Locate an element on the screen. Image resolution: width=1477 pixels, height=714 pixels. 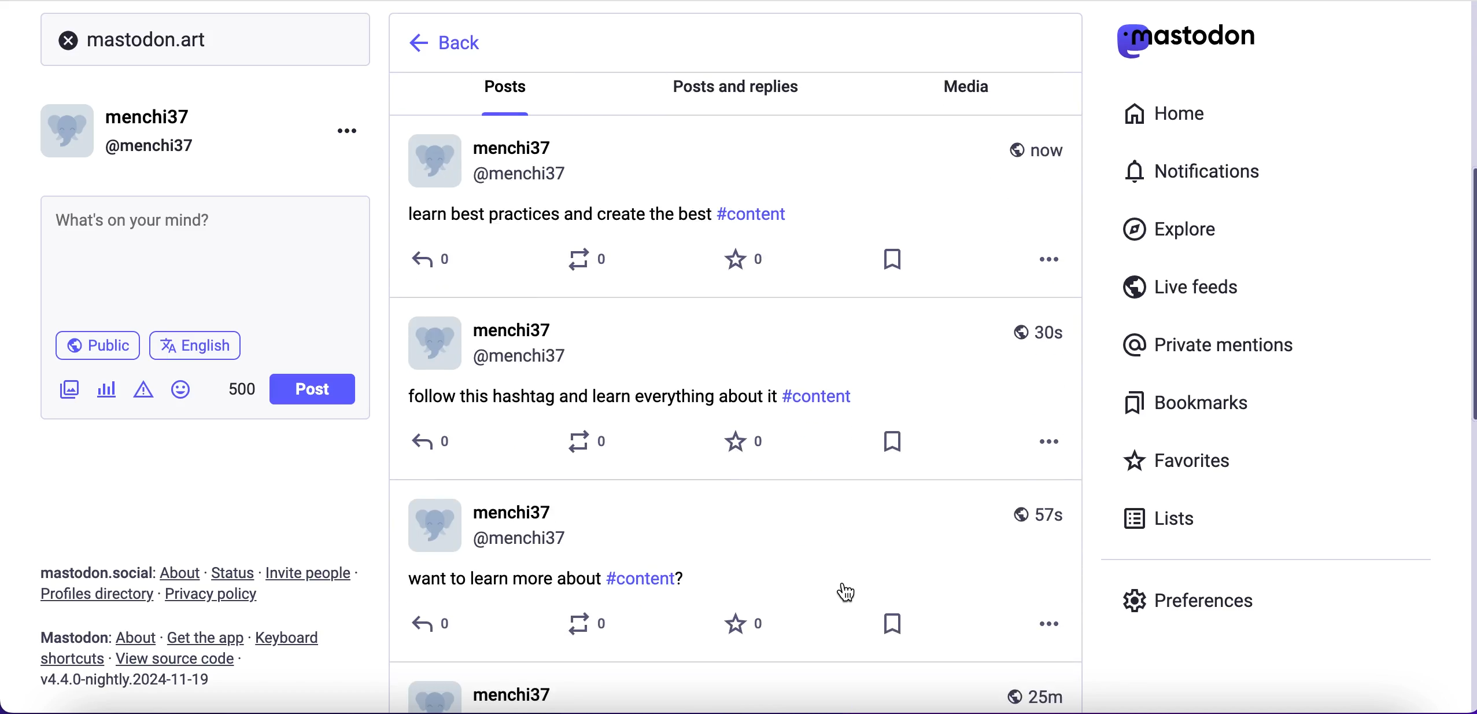
0 replies is located at coordinates (427, 263).